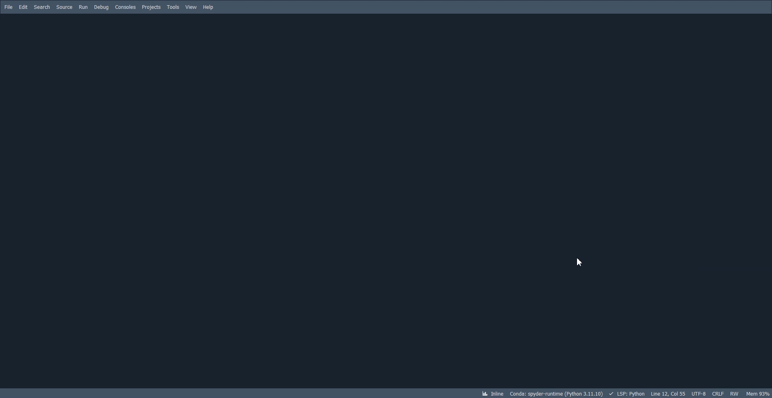 This screenshot has height=398, width=772. What do you see at coordinates (152, 7) in the screenshot?
I see `Projects` at bounding box center [152, 7].